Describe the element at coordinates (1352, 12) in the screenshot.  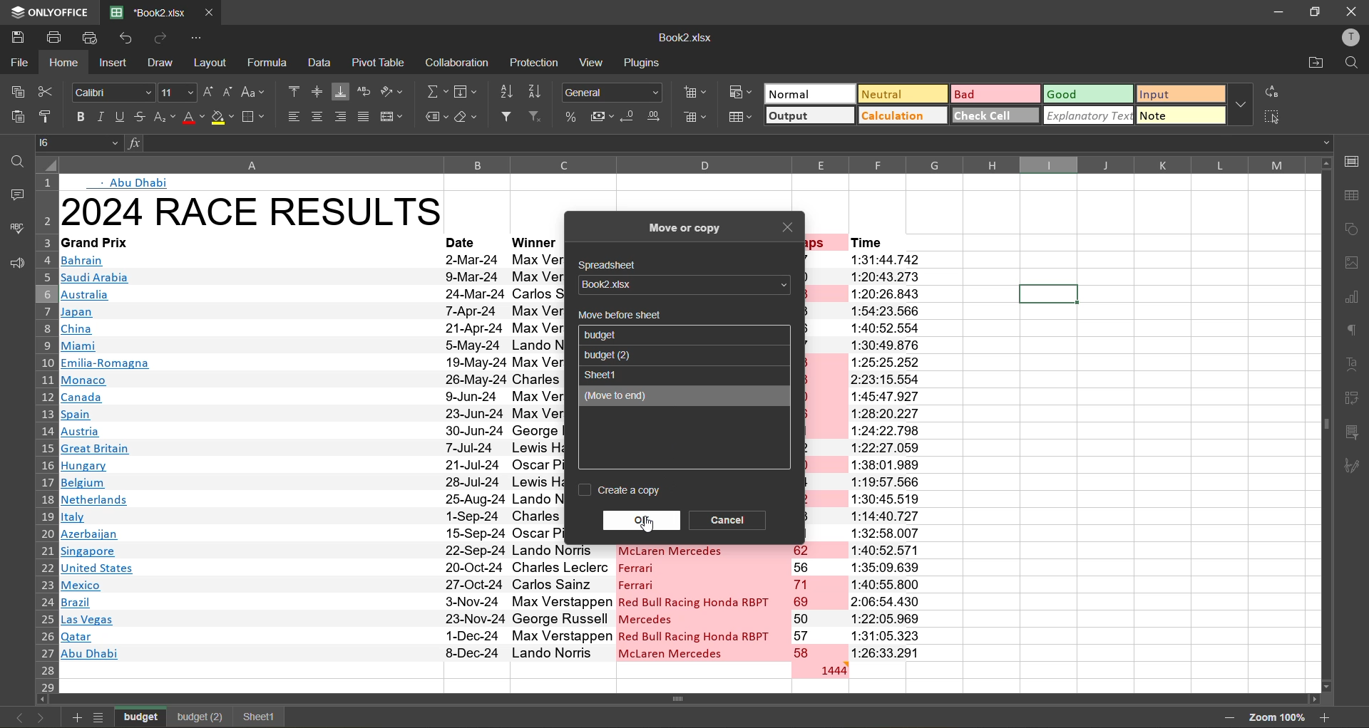
I see `close` at that location.